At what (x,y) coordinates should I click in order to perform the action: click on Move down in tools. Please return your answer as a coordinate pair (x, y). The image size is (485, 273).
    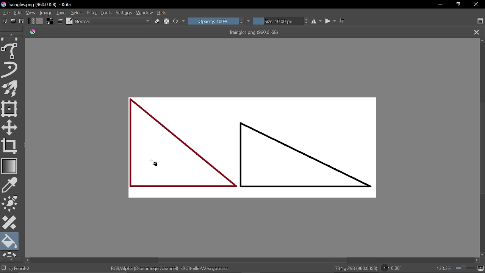
    Looking at the image, I should click on (10, 259).